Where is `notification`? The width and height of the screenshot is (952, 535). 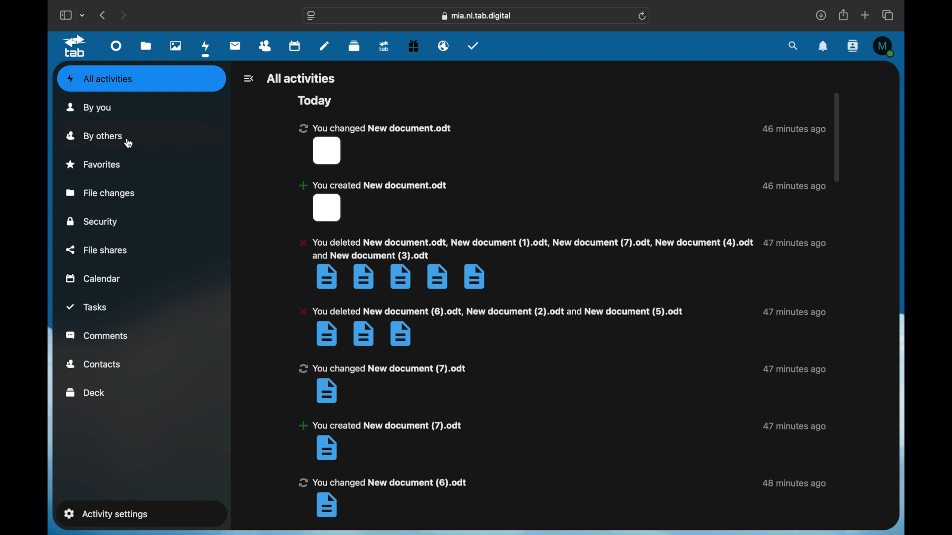 notification is located at coordinates (380, 441).